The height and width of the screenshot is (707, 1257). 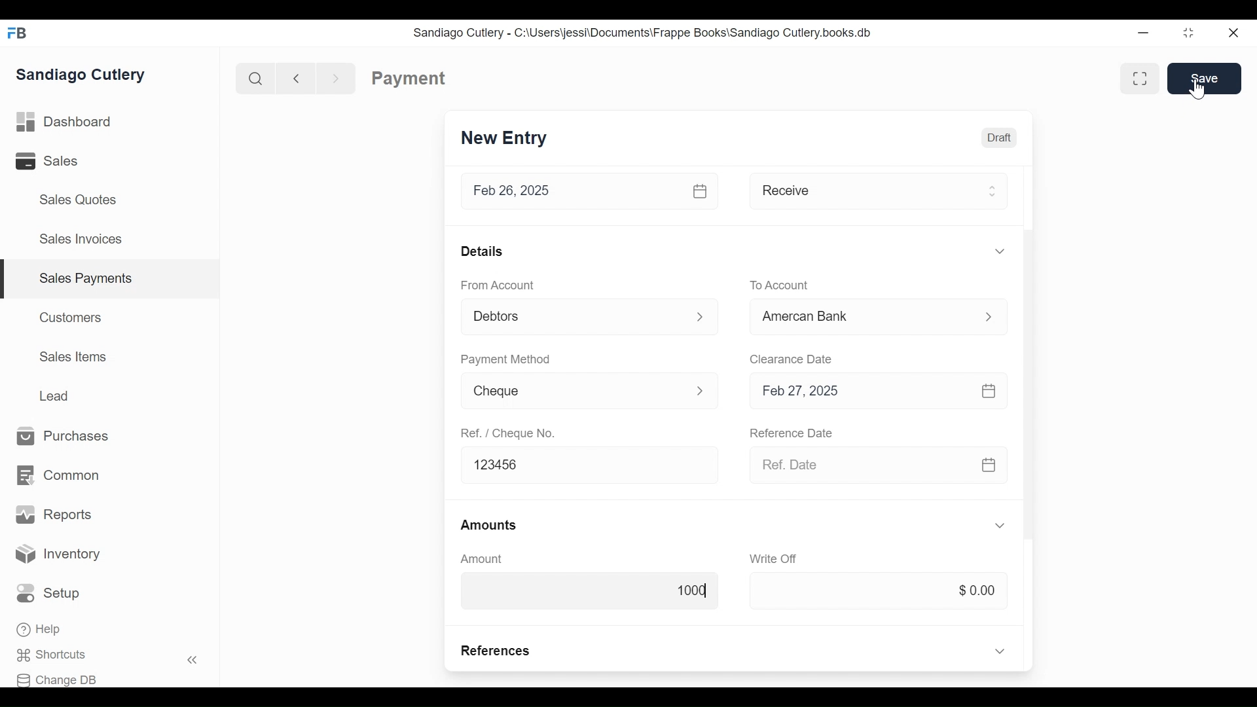 What do you see at coordinates (858, 464) in the screenshot?
I see `Ref. Date` at bounding box center [858, 464].